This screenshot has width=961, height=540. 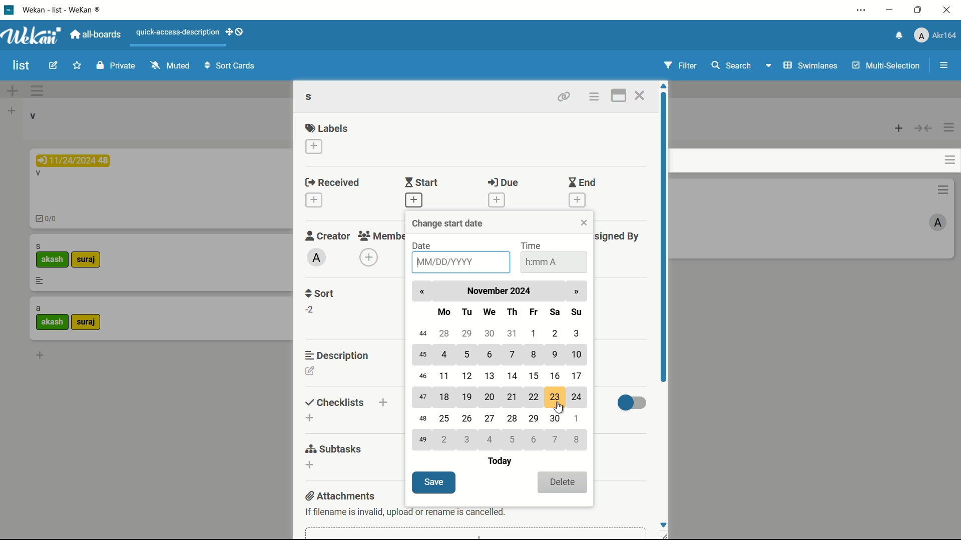 I want to click on minimize, so click(x=890, y=11).